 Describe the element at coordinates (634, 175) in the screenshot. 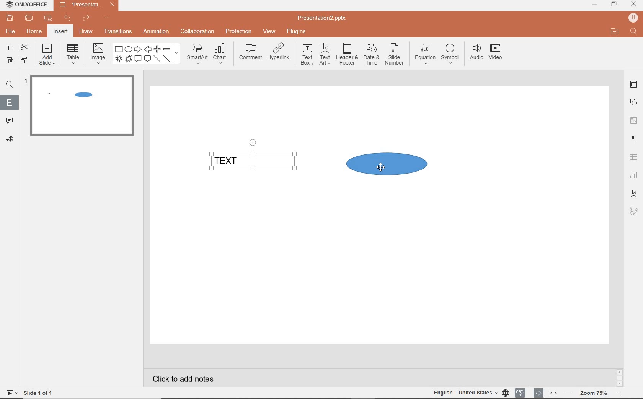

I see `CHART SETTINGS` at that location.